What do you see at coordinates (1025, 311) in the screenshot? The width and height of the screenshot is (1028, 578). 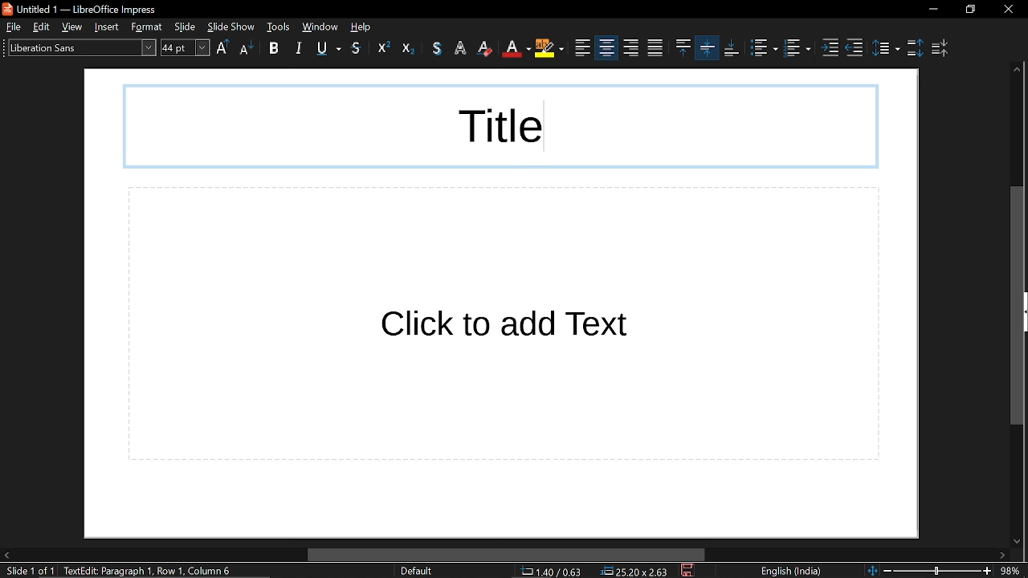 I see `expand sidebar` at bounding box center [1025, 311].